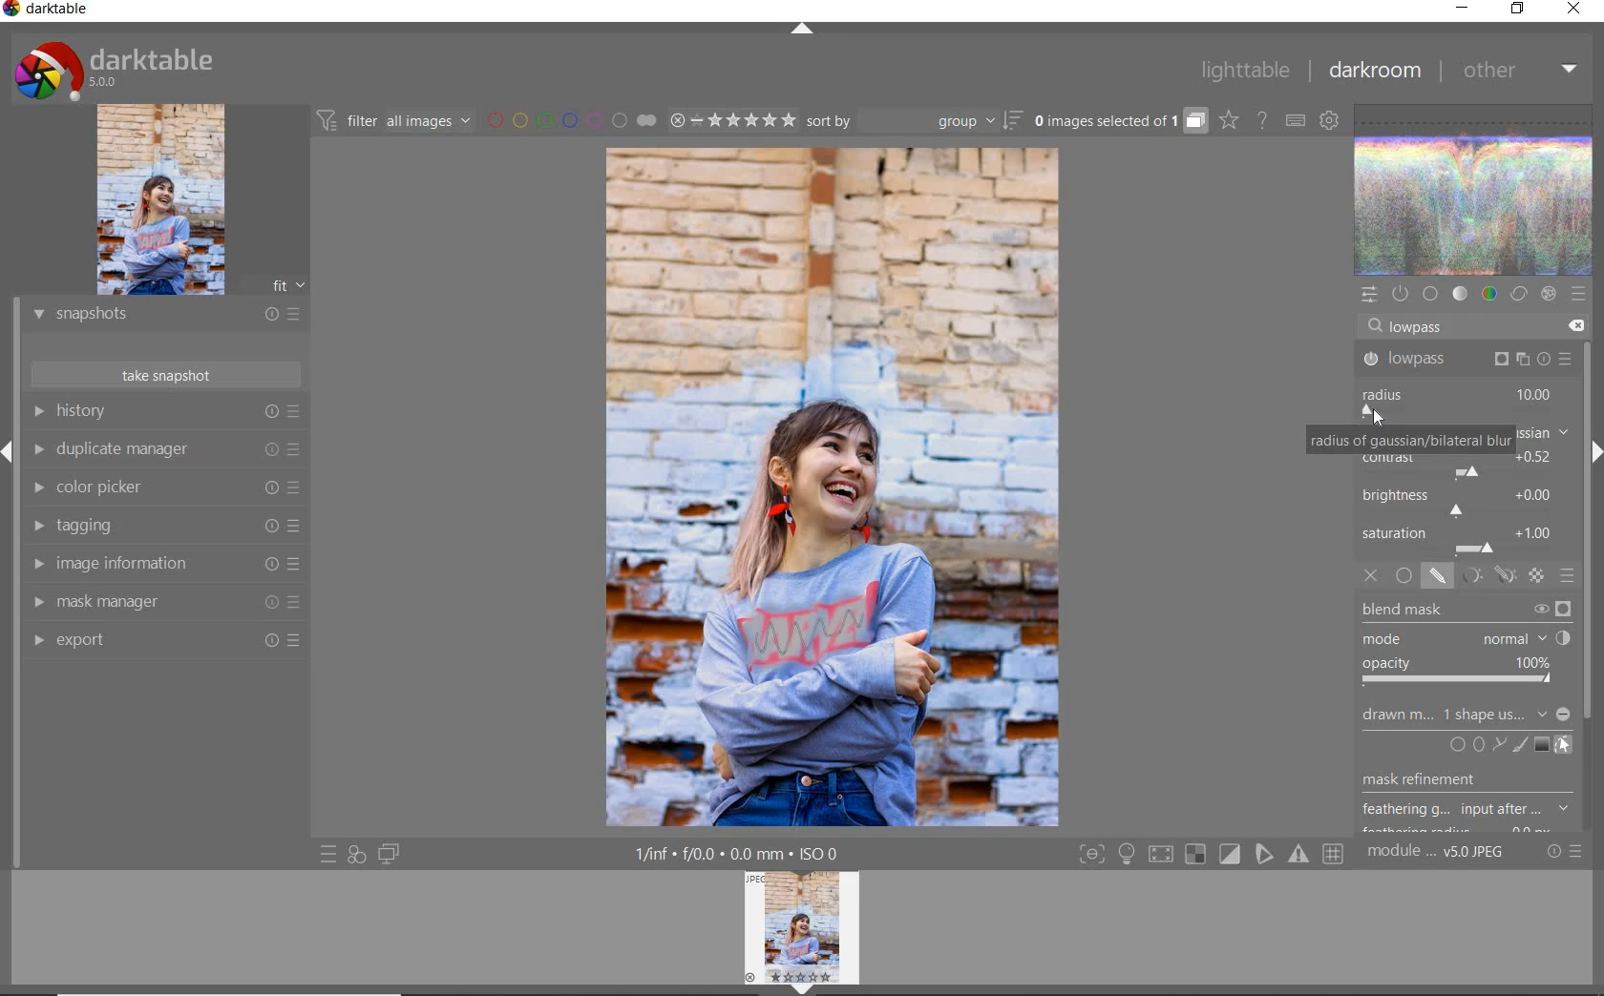 The image size is (1604, 996). Describe the element at coordinates (1578, 294) in the screenshot. I see `presets` at that location.